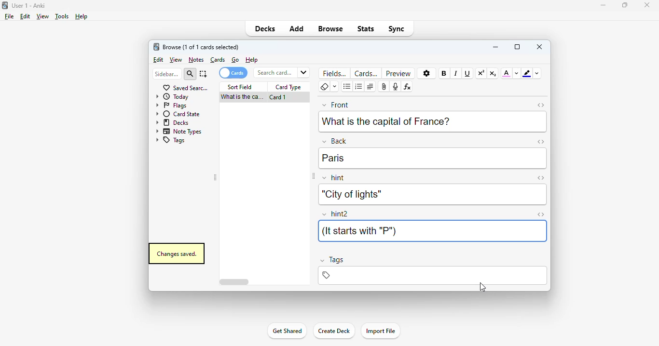  I want to click on hint, so click(334, 178).